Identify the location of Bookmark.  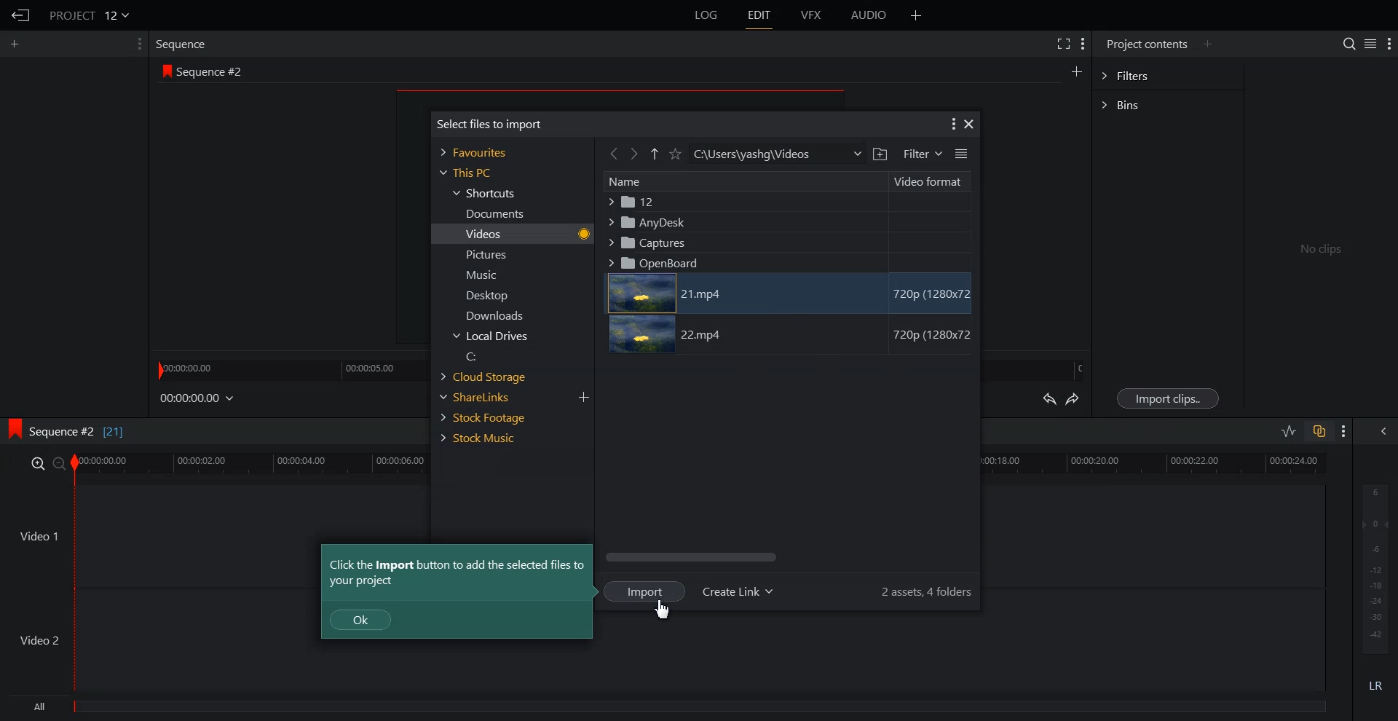
(676, 154).